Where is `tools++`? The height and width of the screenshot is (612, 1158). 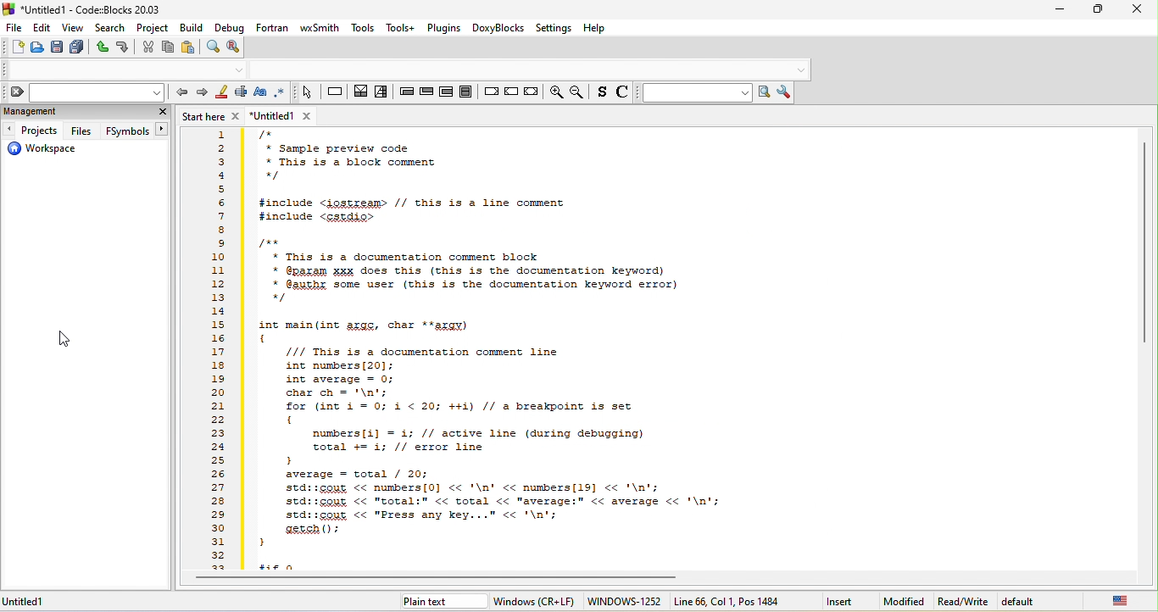
tools++ is located at coordinates (403, 27).